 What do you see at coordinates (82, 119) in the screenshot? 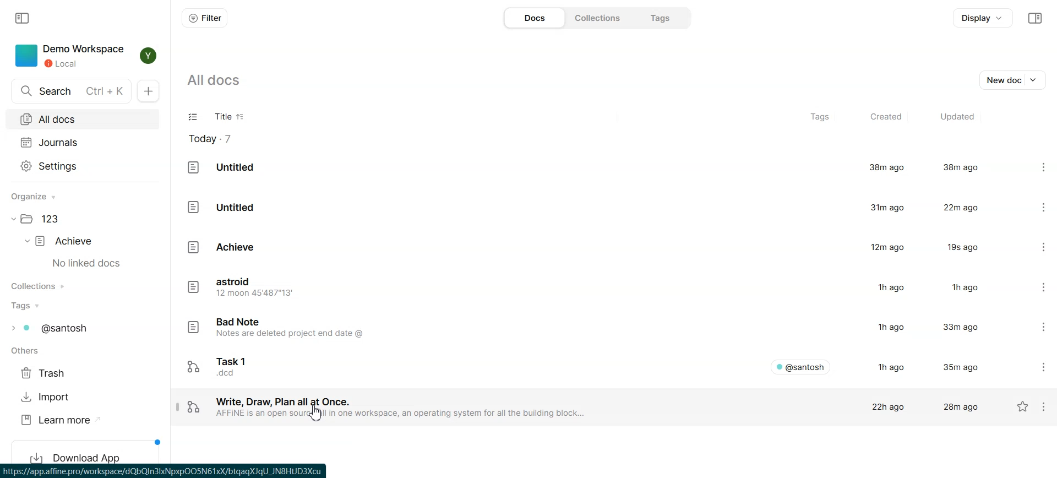
I see `All docs` at bounding box center [82, 119].